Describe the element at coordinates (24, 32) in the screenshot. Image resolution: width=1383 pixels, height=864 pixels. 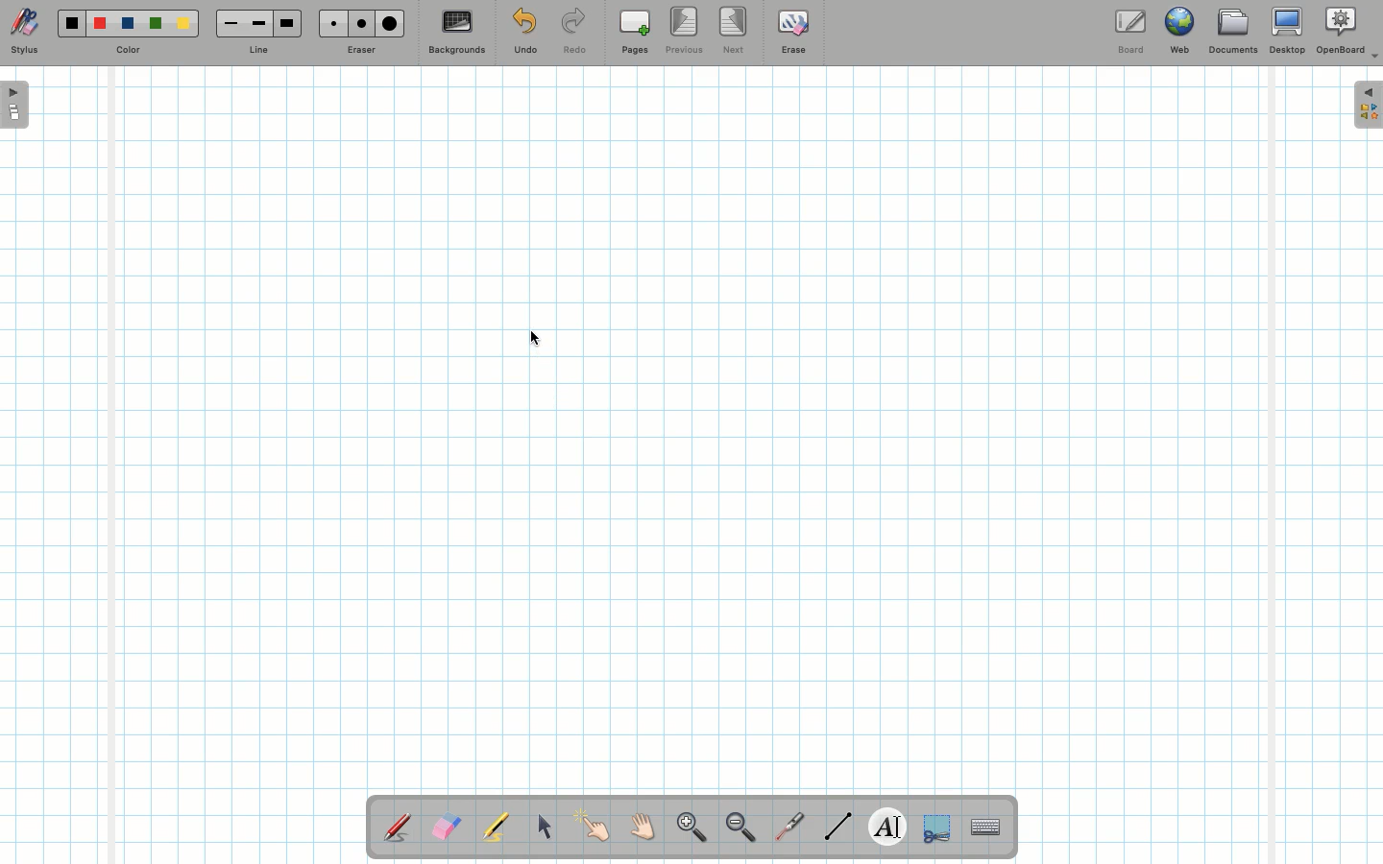
I see `Stylus` at that location.